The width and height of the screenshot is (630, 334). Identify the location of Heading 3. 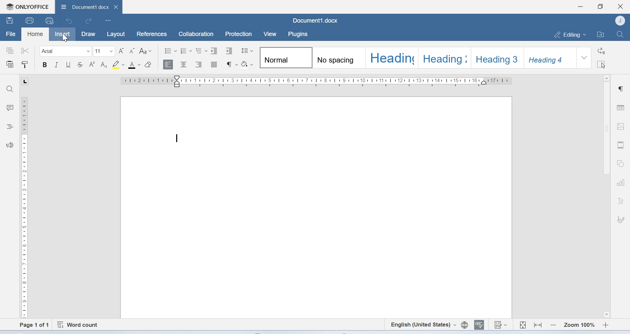
(496, 57).